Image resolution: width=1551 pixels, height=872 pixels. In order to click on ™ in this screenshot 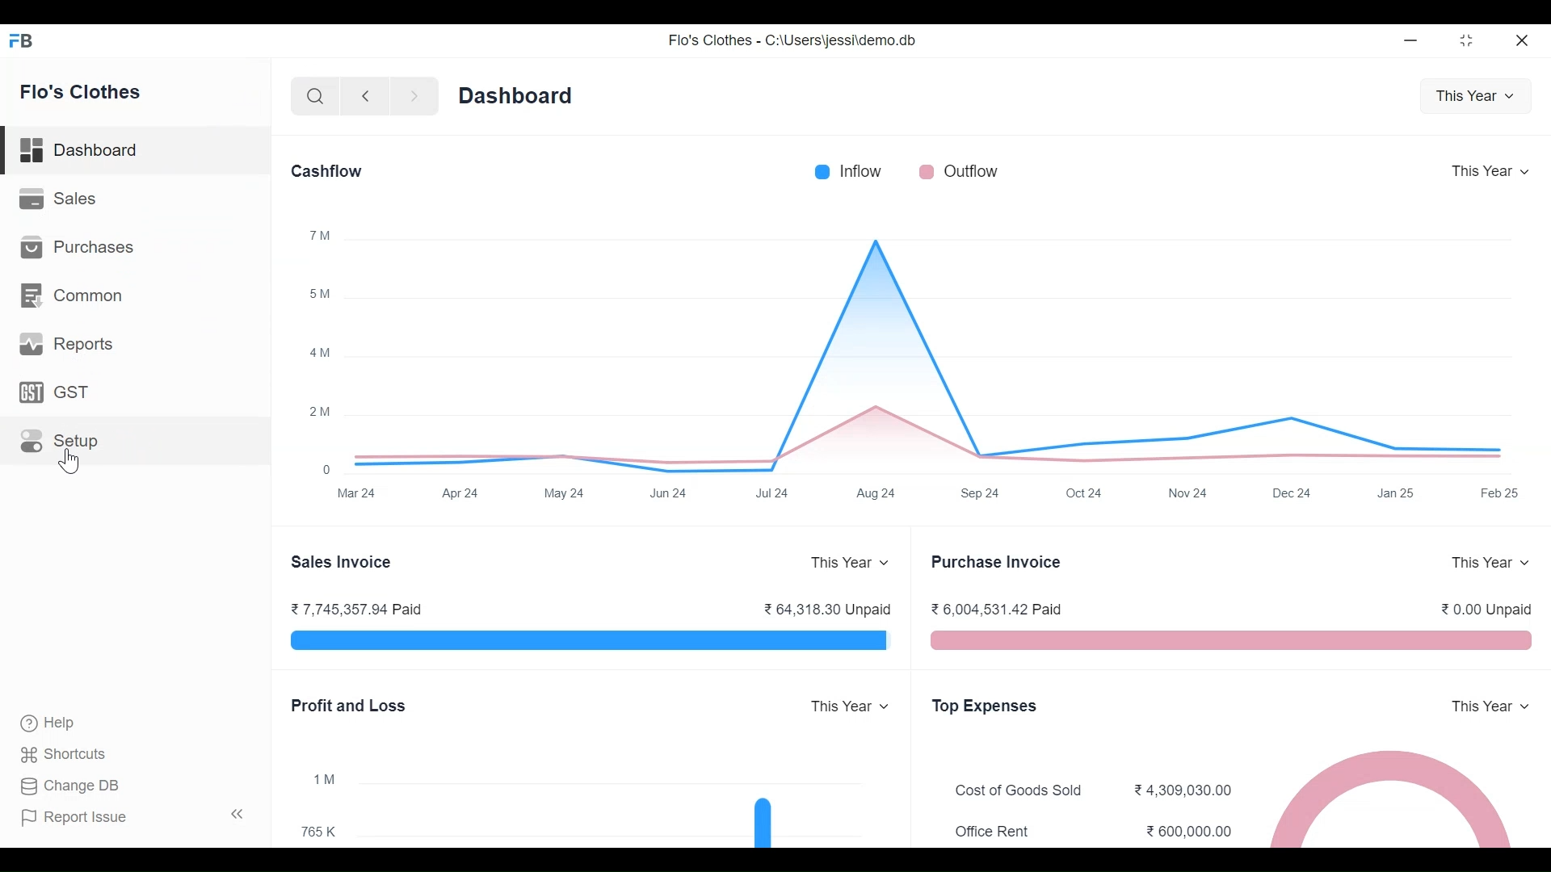, I will do `click(322, 235)`.